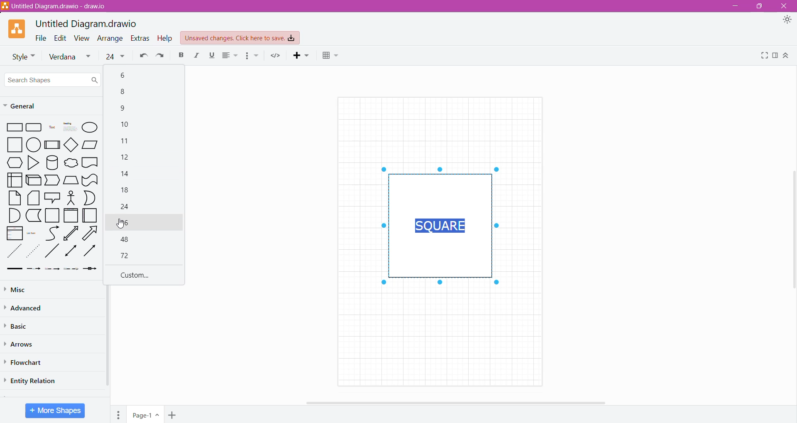 The image size is (797, 423). Describe the element at coordinates (72, 271) in the screenshot. I see `Dotted Arrow` at that location.